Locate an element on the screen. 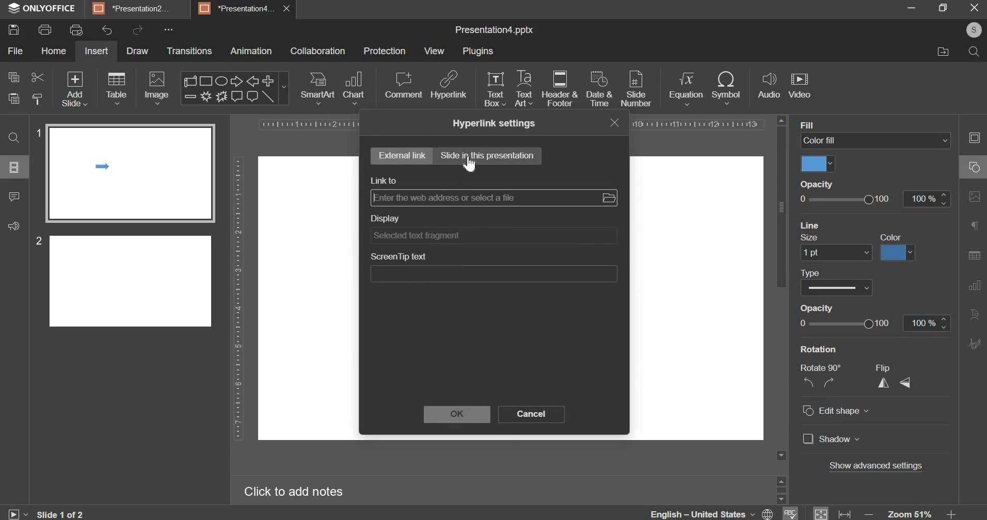  Display is located at coordinates (392, 218).